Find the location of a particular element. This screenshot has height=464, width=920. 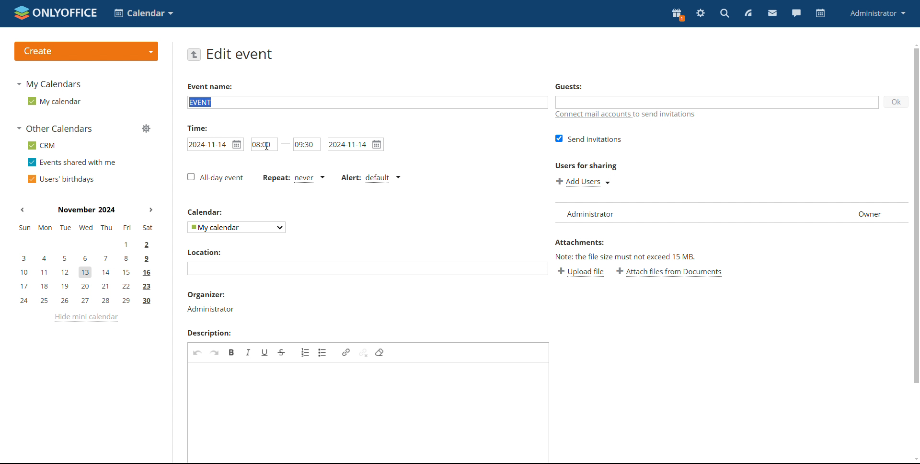

add users for sharing is located at coordinates (583, 182).